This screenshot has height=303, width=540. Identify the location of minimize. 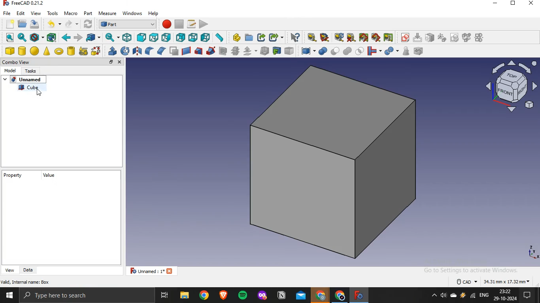
(495, 4).